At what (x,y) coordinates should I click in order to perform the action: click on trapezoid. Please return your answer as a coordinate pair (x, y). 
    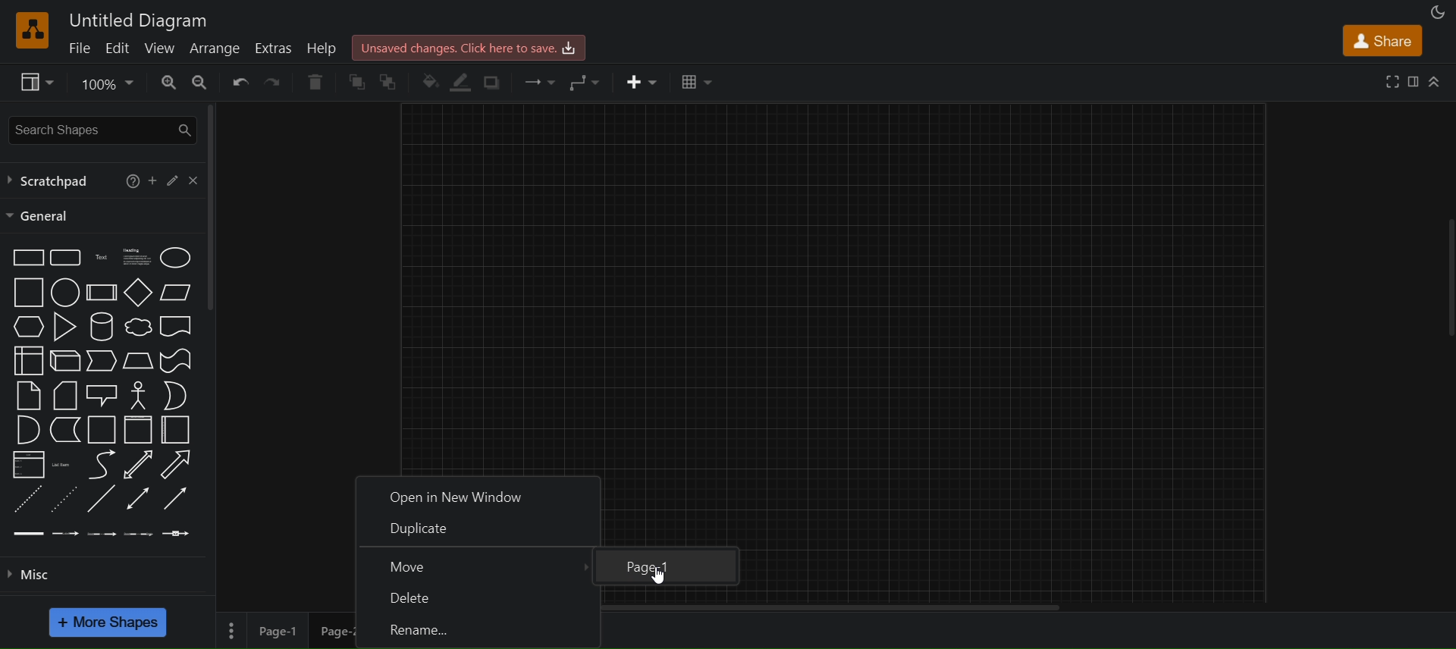
    Looking at the image, I should click on (136, 361).